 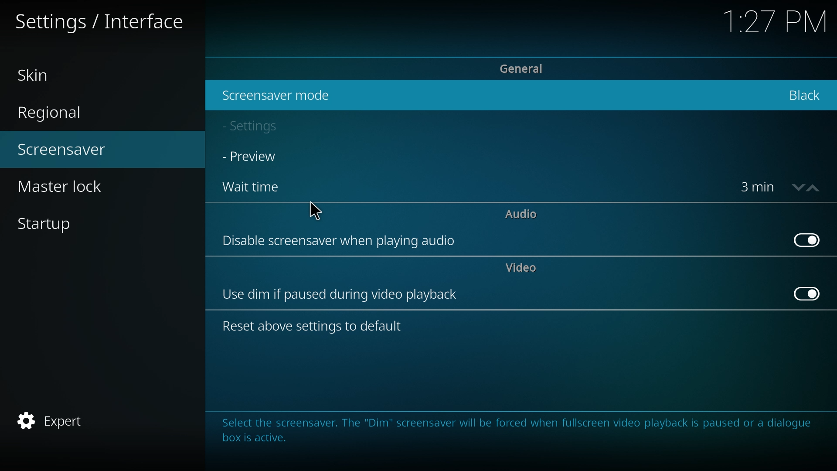 I want to click on off, so click(x=806, y=240).